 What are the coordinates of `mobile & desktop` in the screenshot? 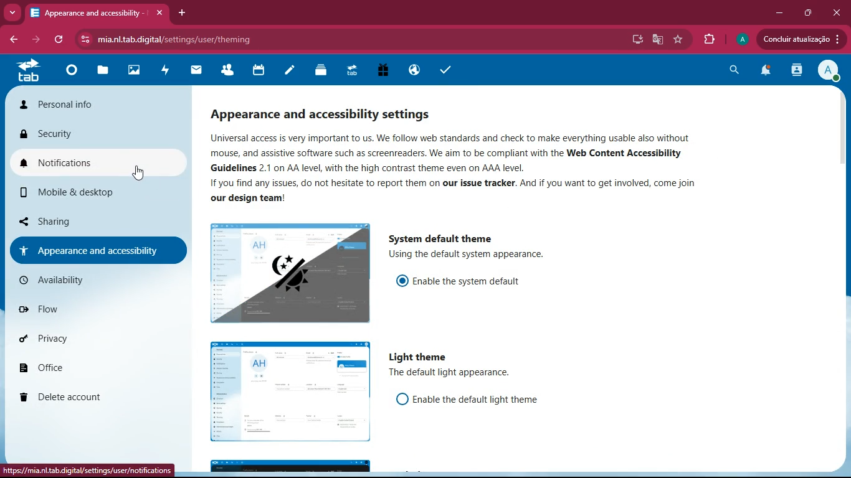 It's located at (88, 194).